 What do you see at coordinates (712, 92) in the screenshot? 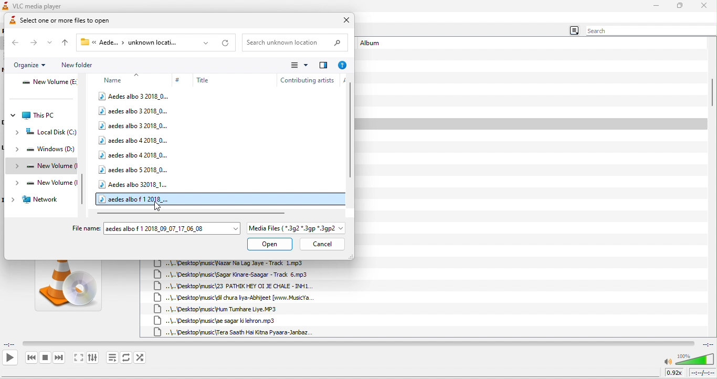
I see `vertical scroll bar` at bounding box center [712, 92].